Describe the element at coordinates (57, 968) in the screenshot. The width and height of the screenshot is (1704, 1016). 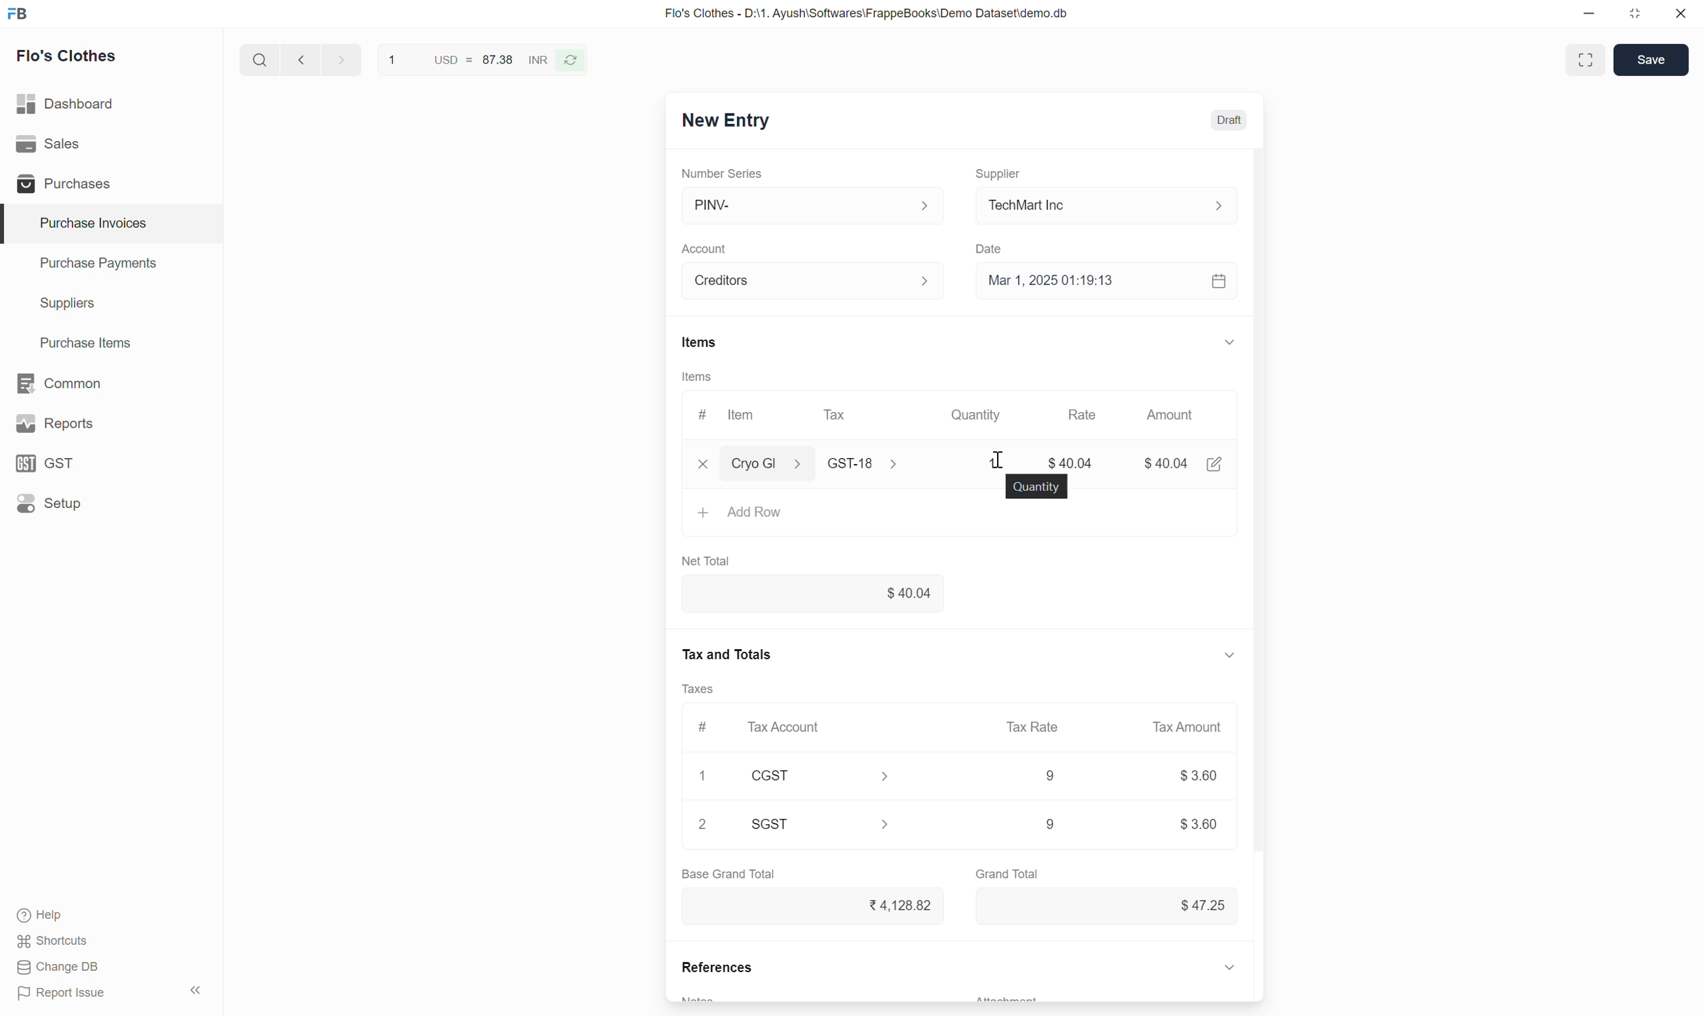
I see `Change DB` at that location.